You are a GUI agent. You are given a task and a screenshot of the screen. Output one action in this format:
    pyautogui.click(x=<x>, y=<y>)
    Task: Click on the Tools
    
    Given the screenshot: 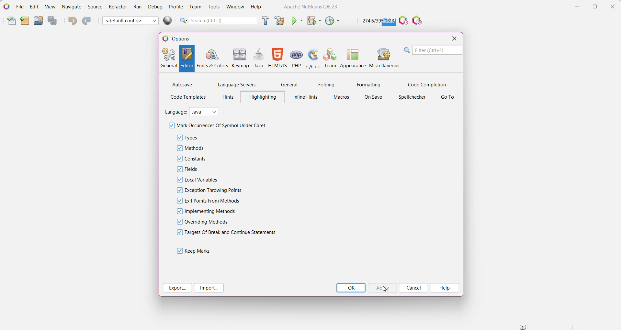 What is the action you would take?
    pyautogui.click(x=213, y=7)
    